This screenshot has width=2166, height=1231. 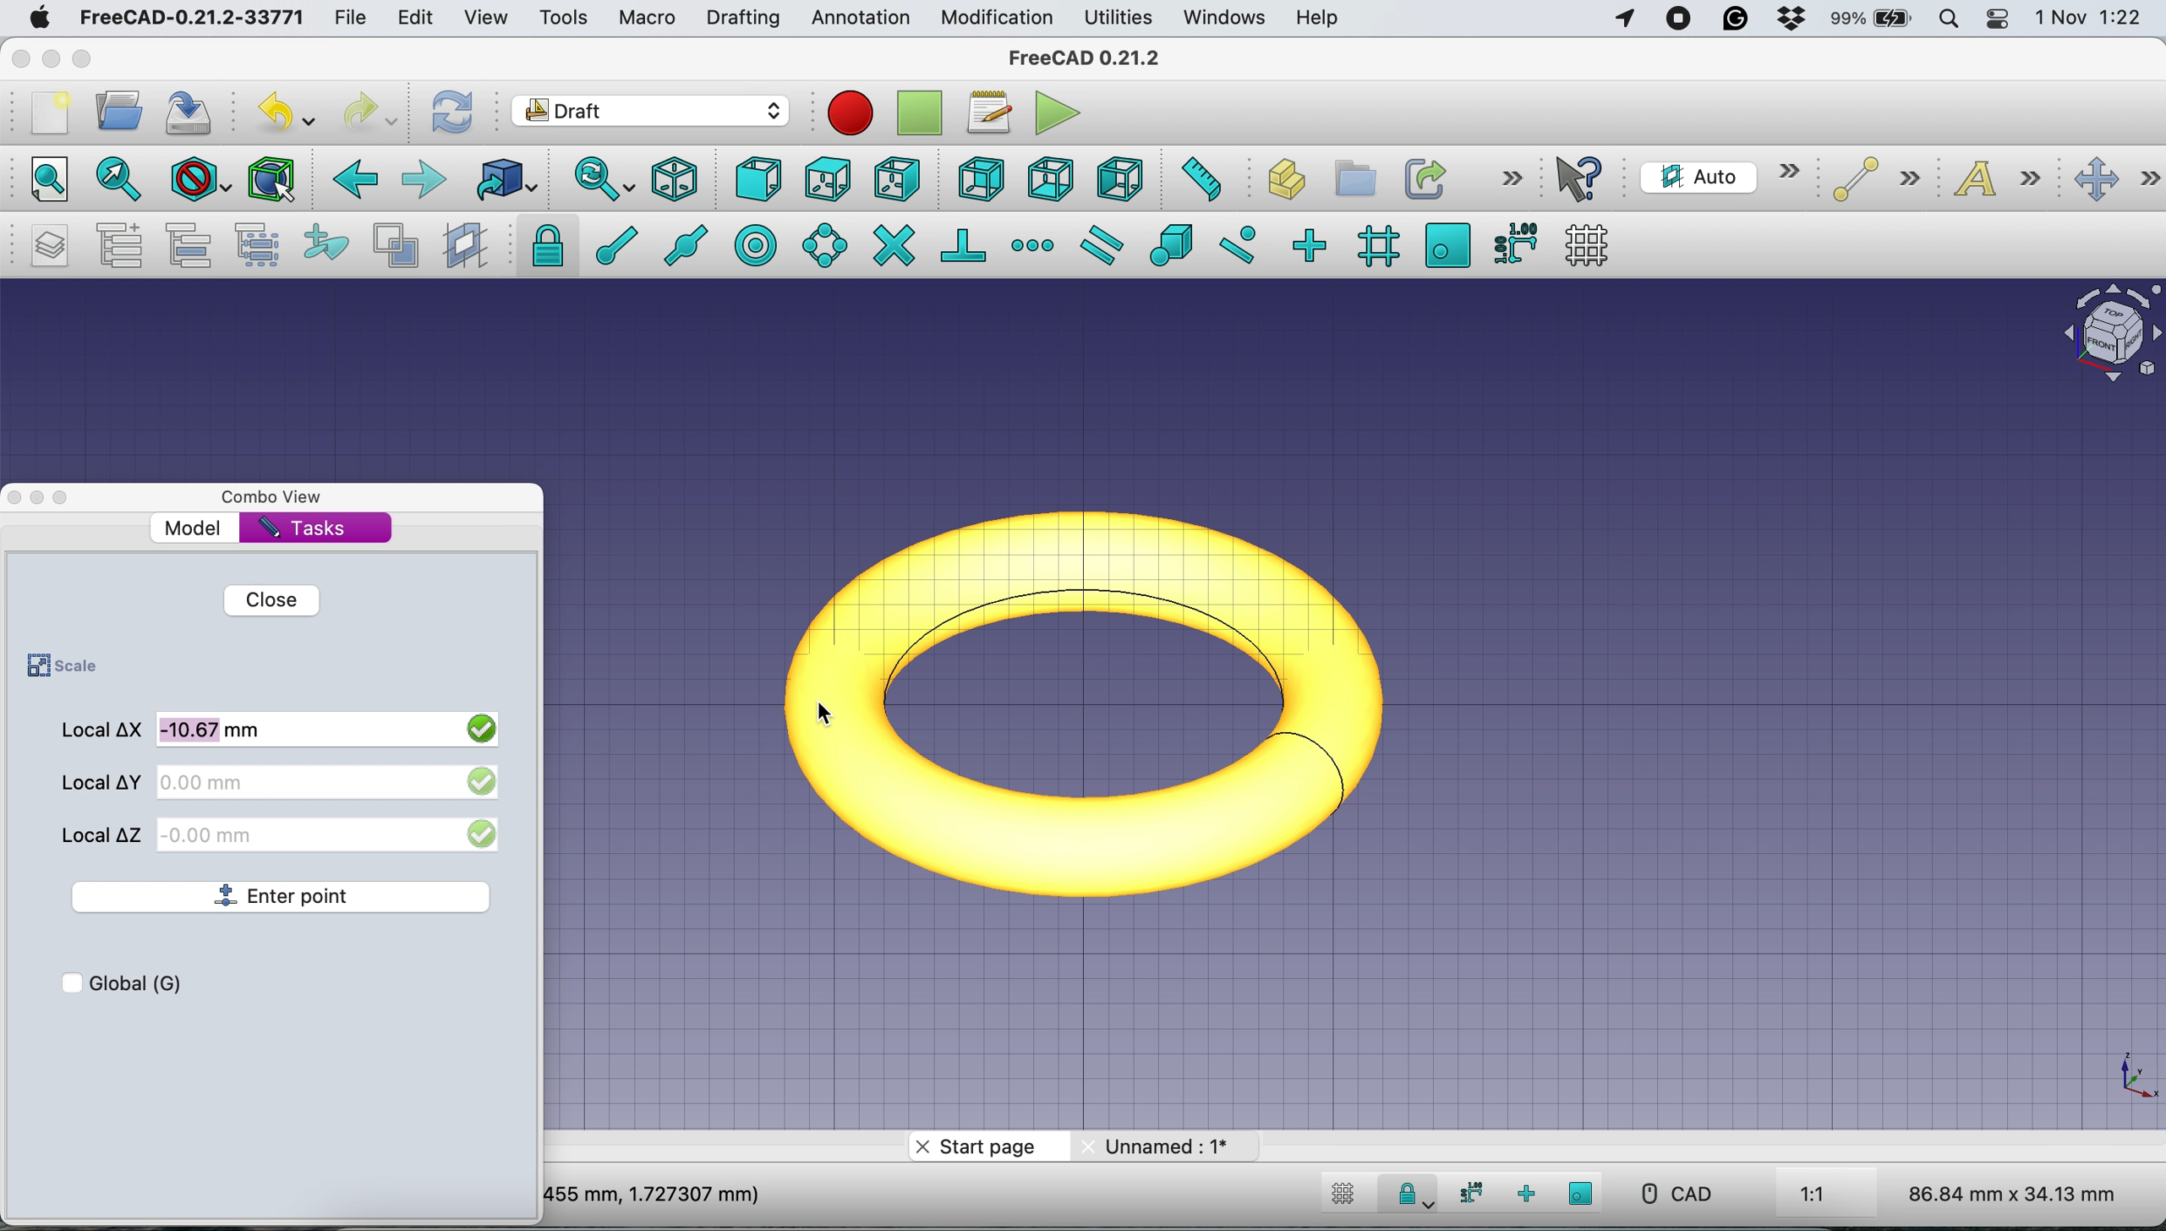 I want to click on snap dimensions, so click(x=1512, y=243).